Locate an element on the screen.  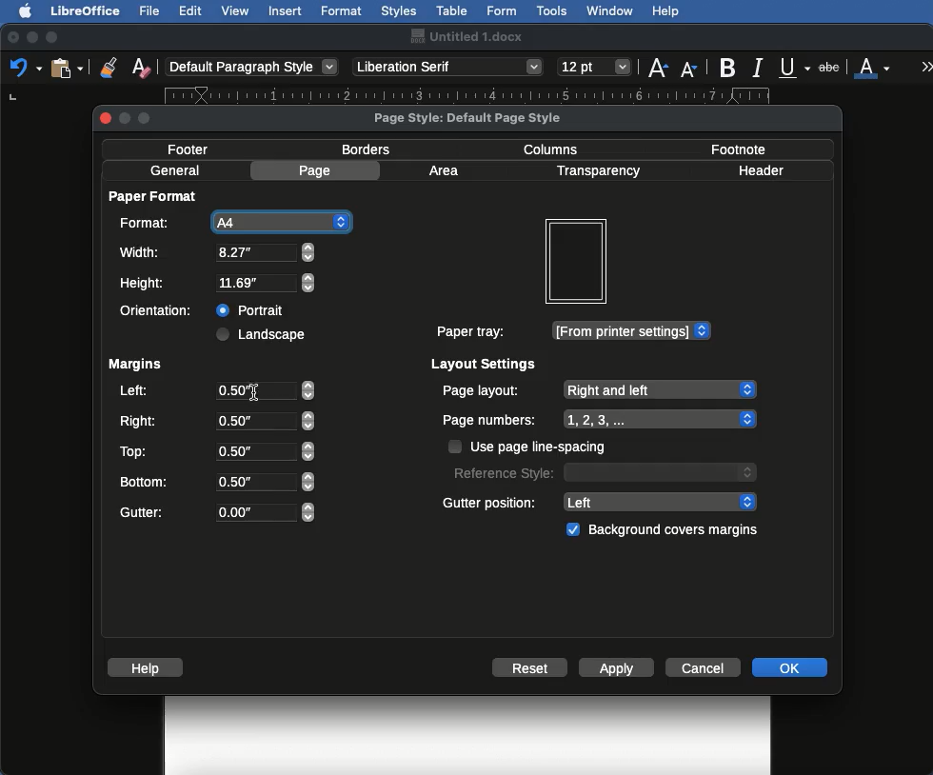
Page layout is located at coordinates (598, 389).